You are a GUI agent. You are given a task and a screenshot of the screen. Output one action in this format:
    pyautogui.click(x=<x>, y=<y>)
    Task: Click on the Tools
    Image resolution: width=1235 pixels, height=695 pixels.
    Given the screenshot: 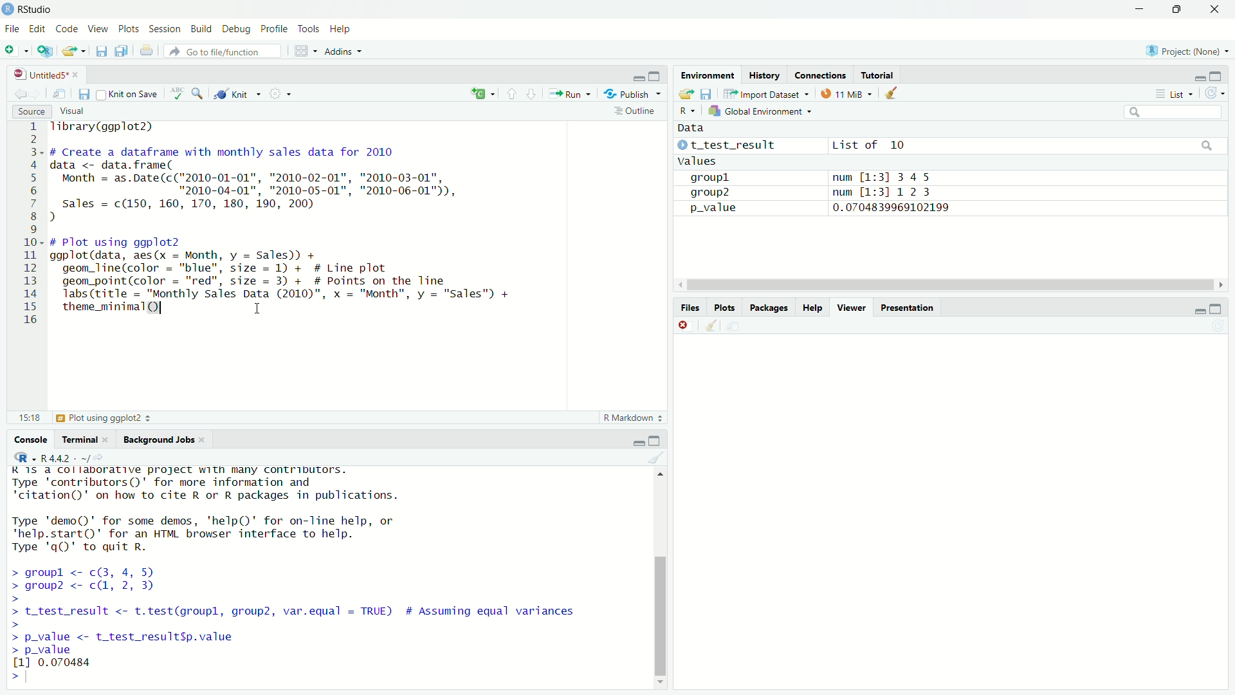 What is the action you would take?
    pyautogui.click(x=309, y=26)
    